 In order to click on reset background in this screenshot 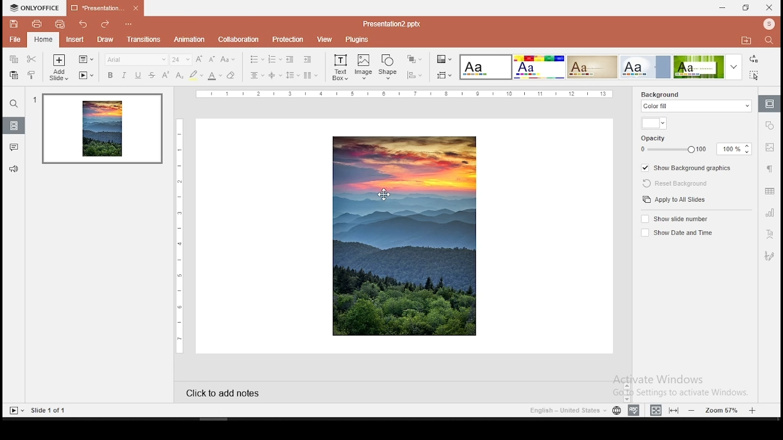, I will do `click(675, 183)`.